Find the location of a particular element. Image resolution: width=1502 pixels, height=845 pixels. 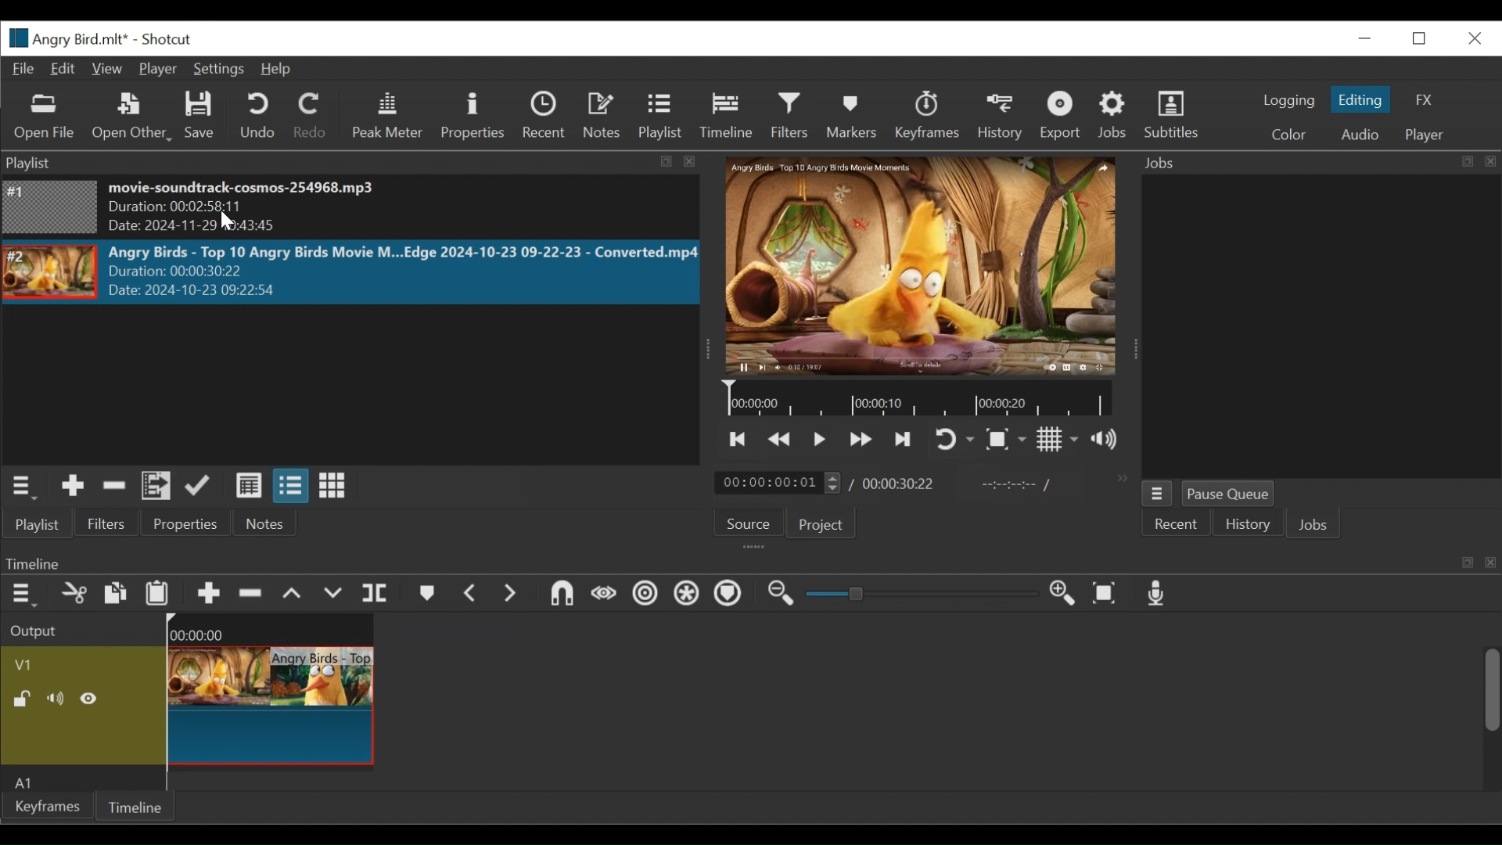

Zoom in  is located at coordinates (1068, 594).